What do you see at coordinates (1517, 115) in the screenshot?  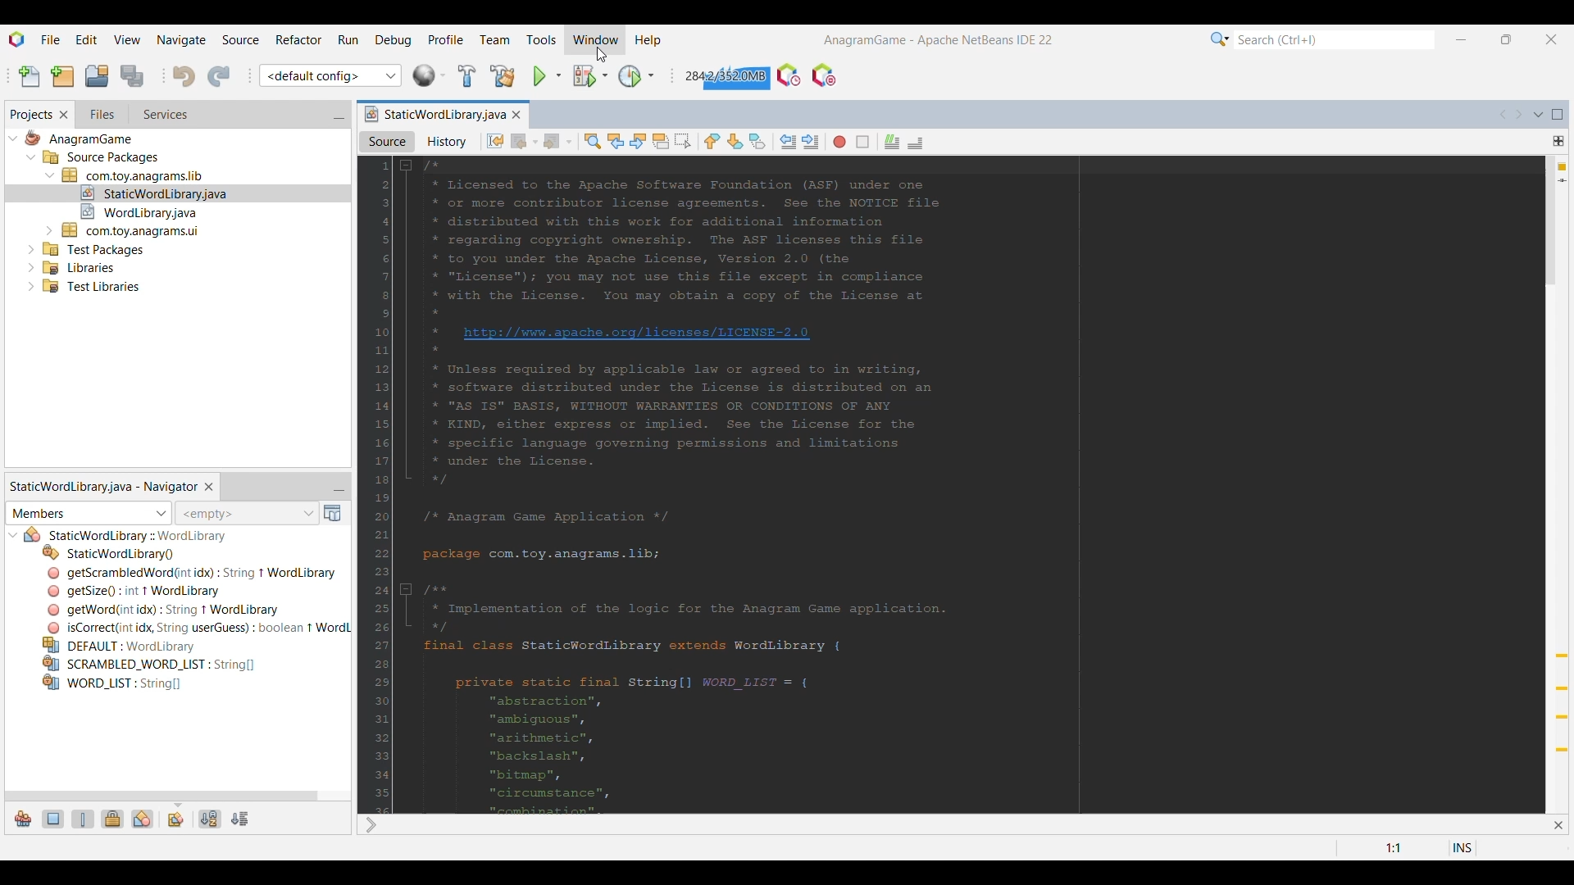 I see `Scroll documents right` at bounding box center [1517, 115].